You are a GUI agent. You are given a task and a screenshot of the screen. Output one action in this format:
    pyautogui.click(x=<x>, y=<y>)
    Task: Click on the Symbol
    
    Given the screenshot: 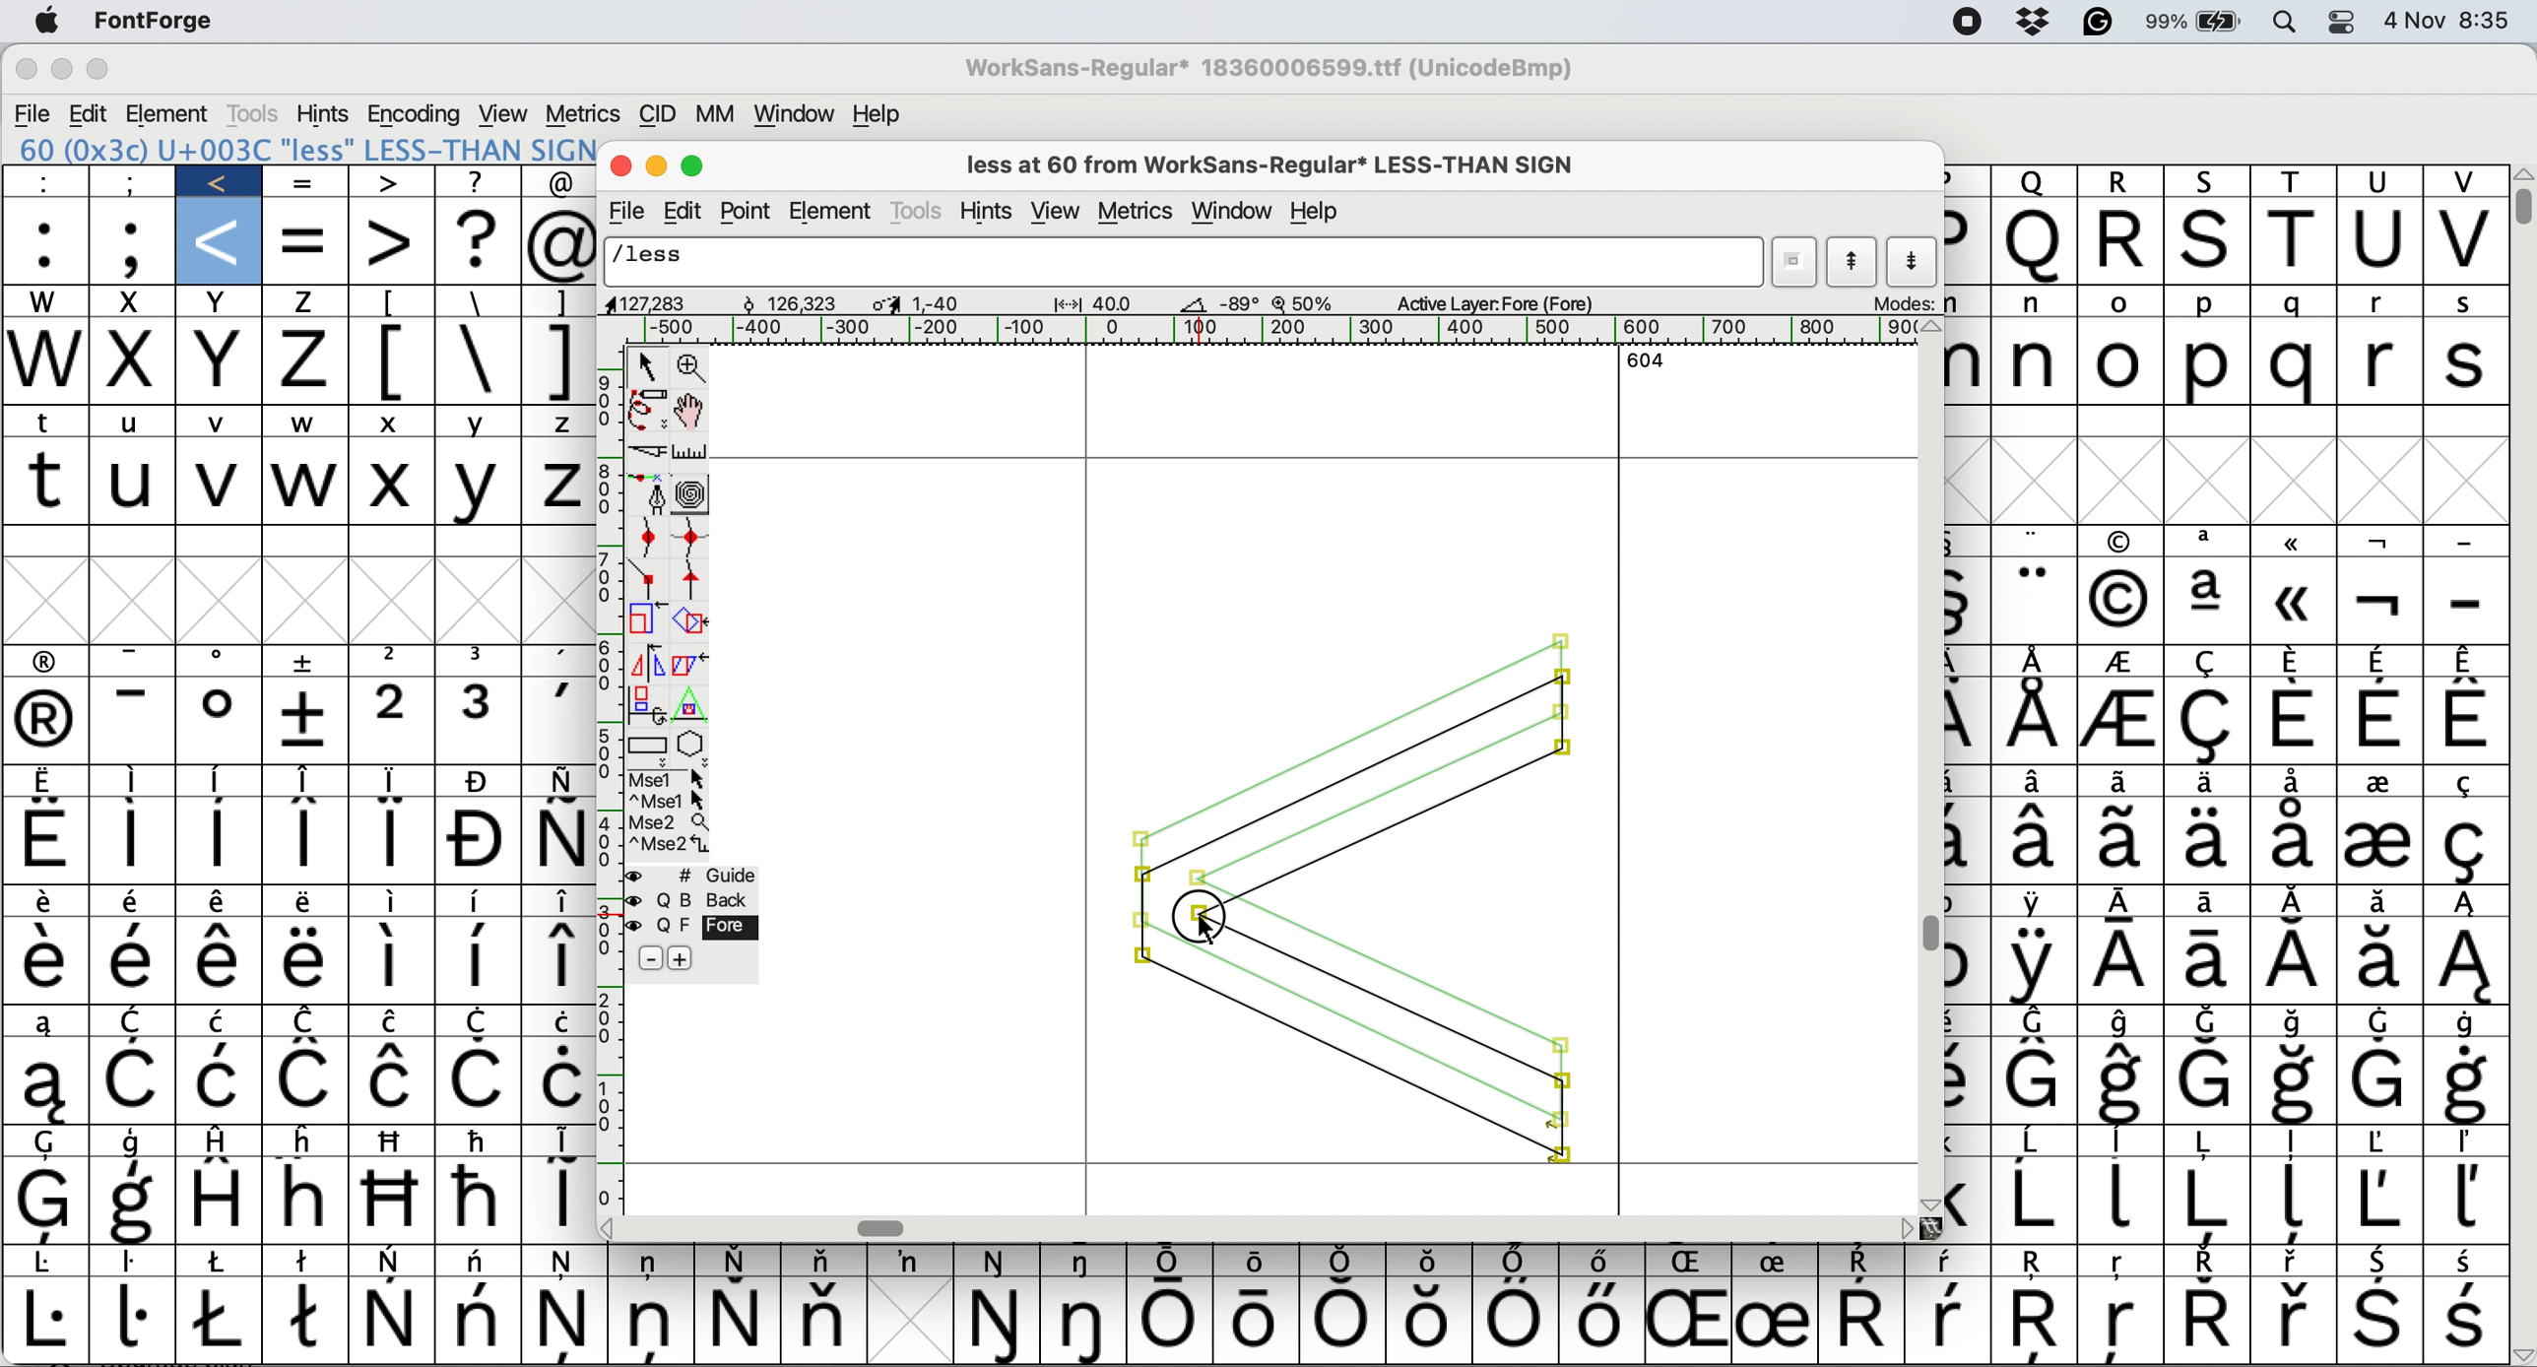 What is the action you would take?
    pyautogui.click(x=557, y=1200)
    